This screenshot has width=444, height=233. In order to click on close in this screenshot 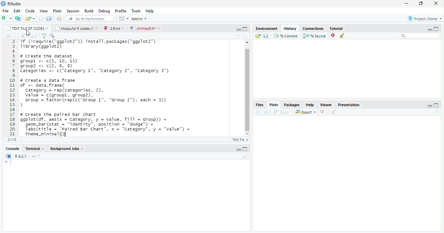, I will do `click(47, 29)`.